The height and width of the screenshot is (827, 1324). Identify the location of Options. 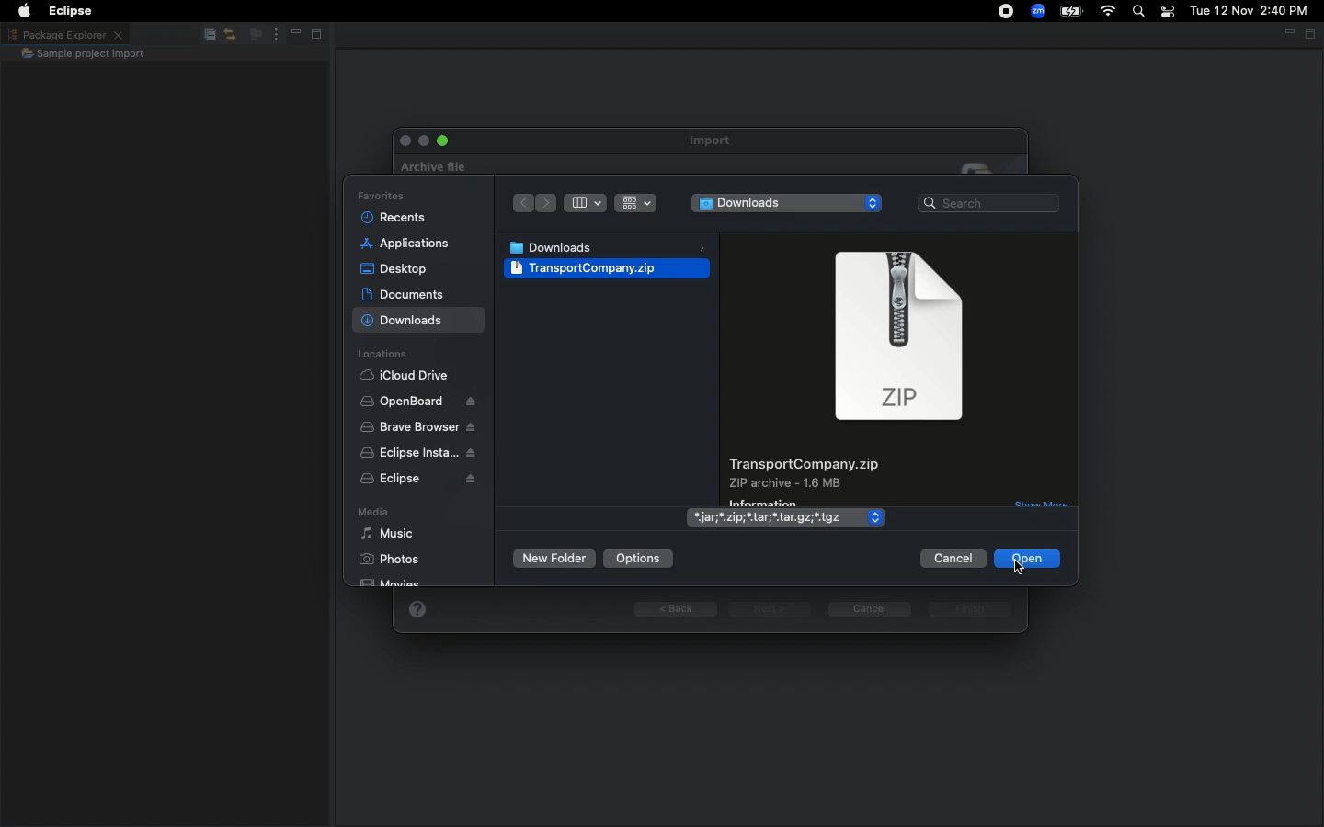
(638, 557).